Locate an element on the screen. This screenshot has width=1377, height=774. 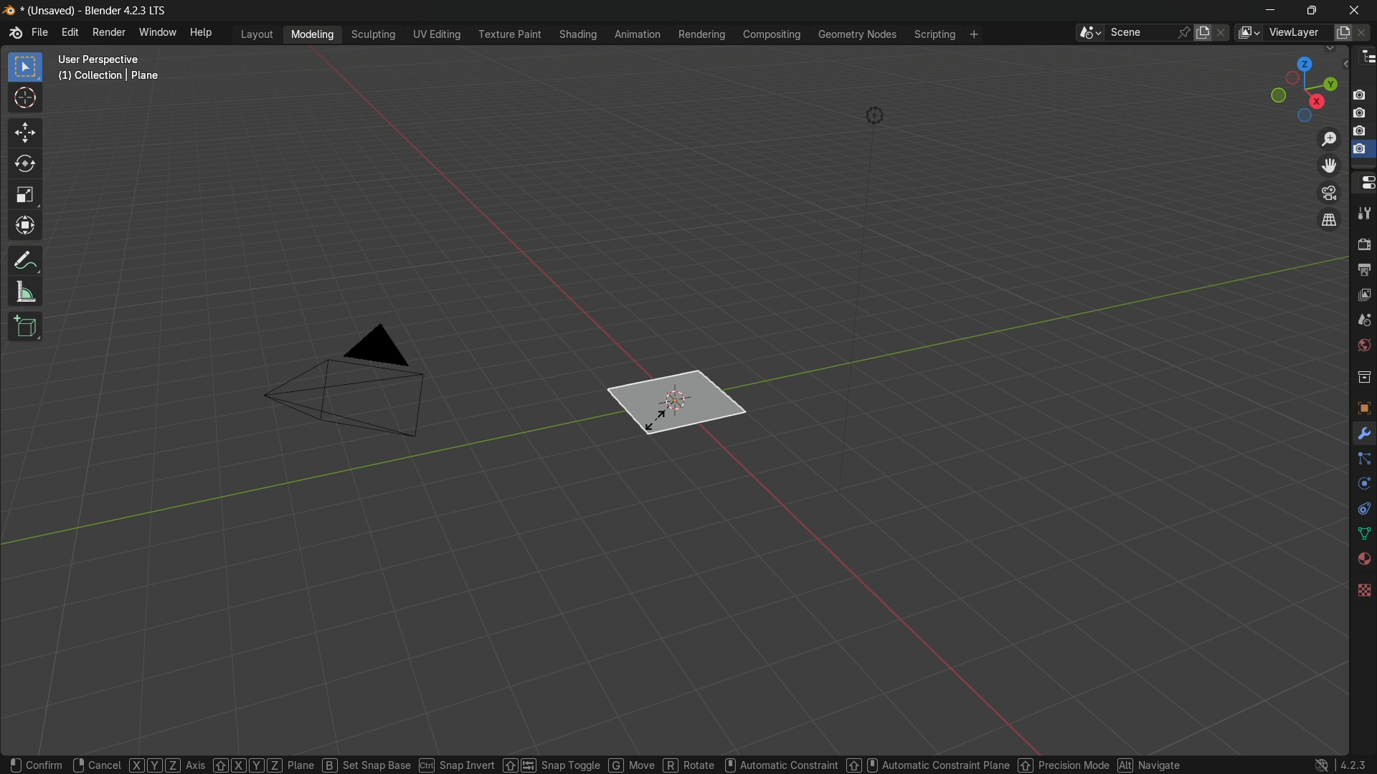
add workplace is located at coordinates (974, 34).